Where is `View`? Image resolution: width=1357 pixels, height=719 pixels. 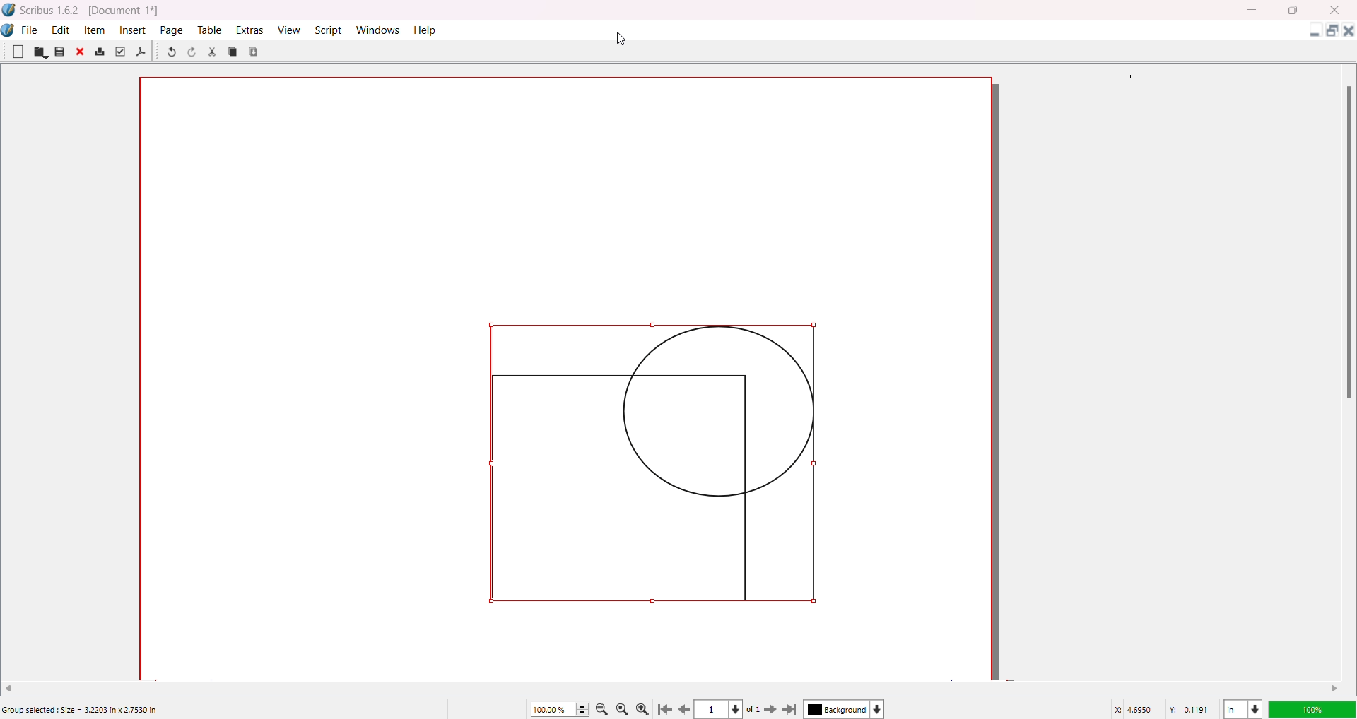 View is located at coordinates (288, 29).